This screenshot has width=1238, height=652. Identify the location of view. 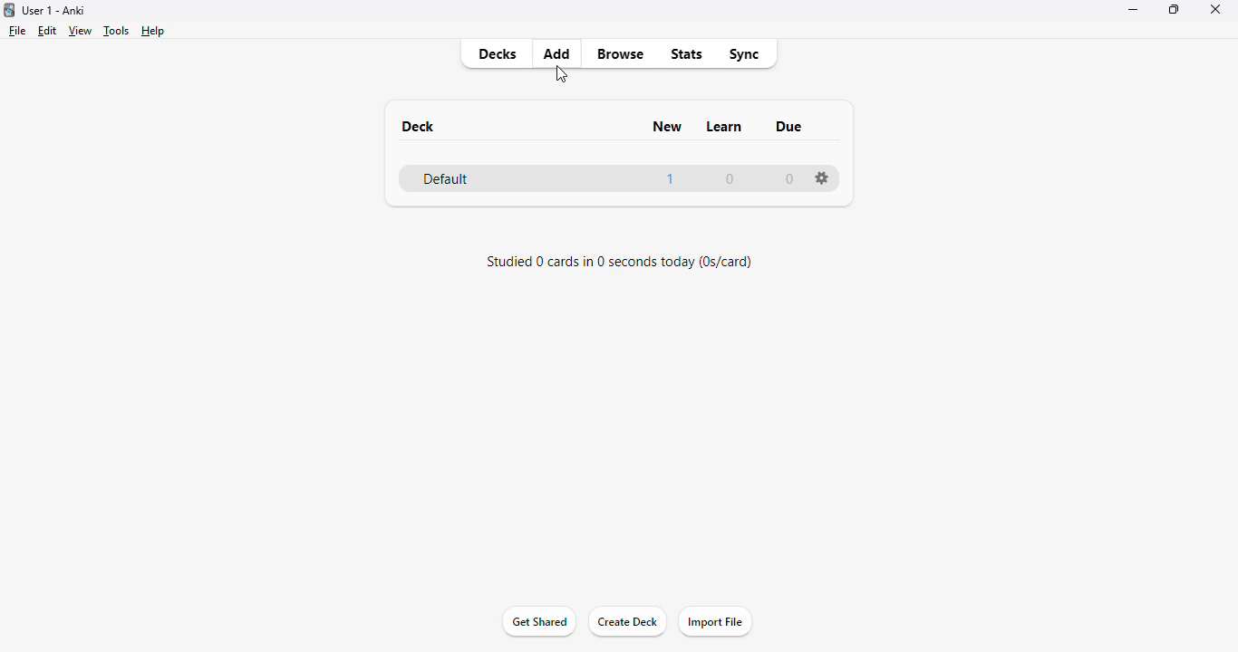
(81, 30).